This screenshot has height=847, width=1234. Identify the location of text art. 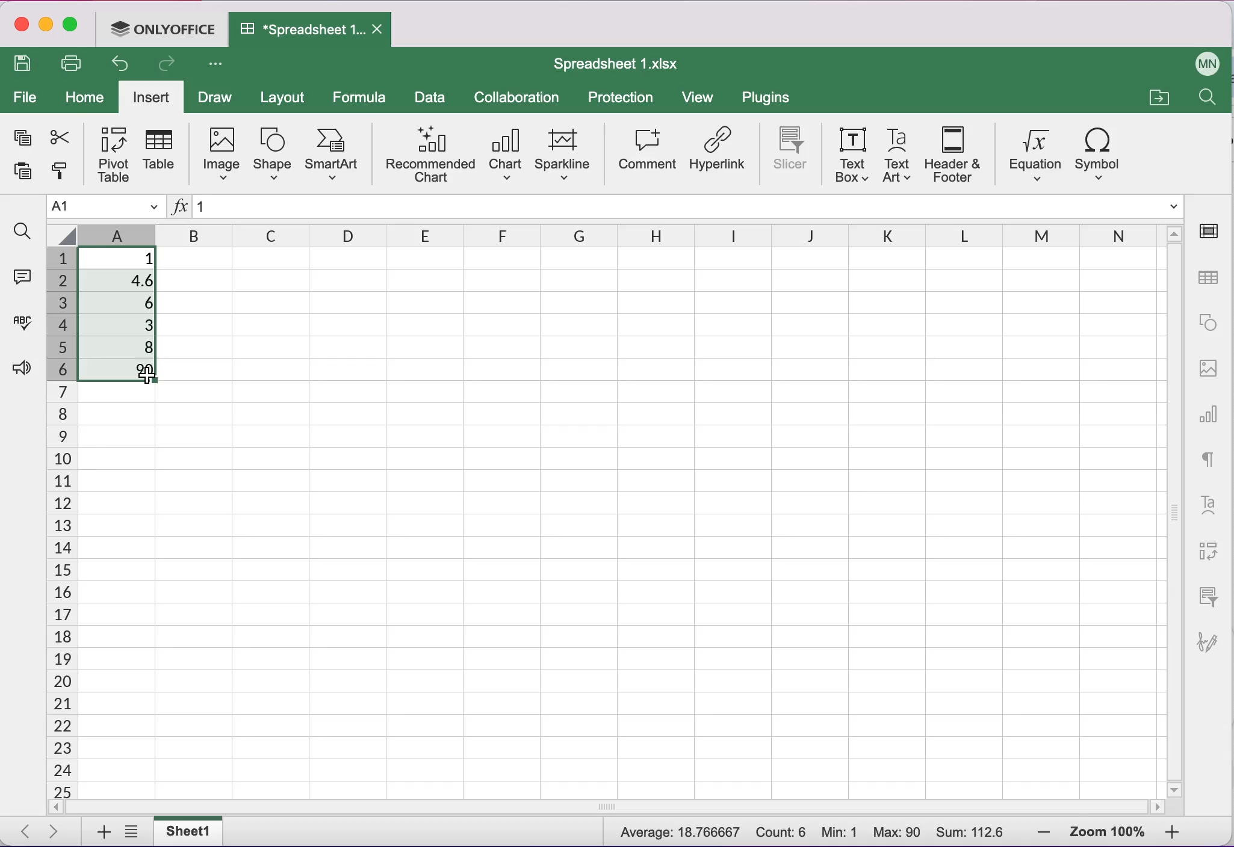
(896, 156).